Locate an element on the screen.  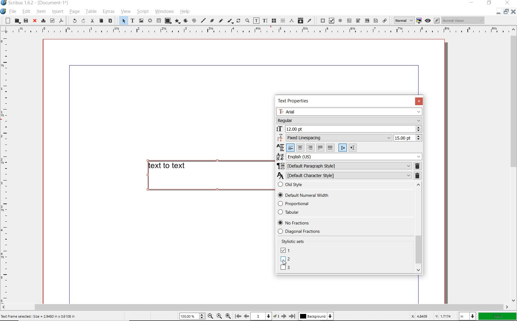
pdf radio button is located at coordinates (340, 21).